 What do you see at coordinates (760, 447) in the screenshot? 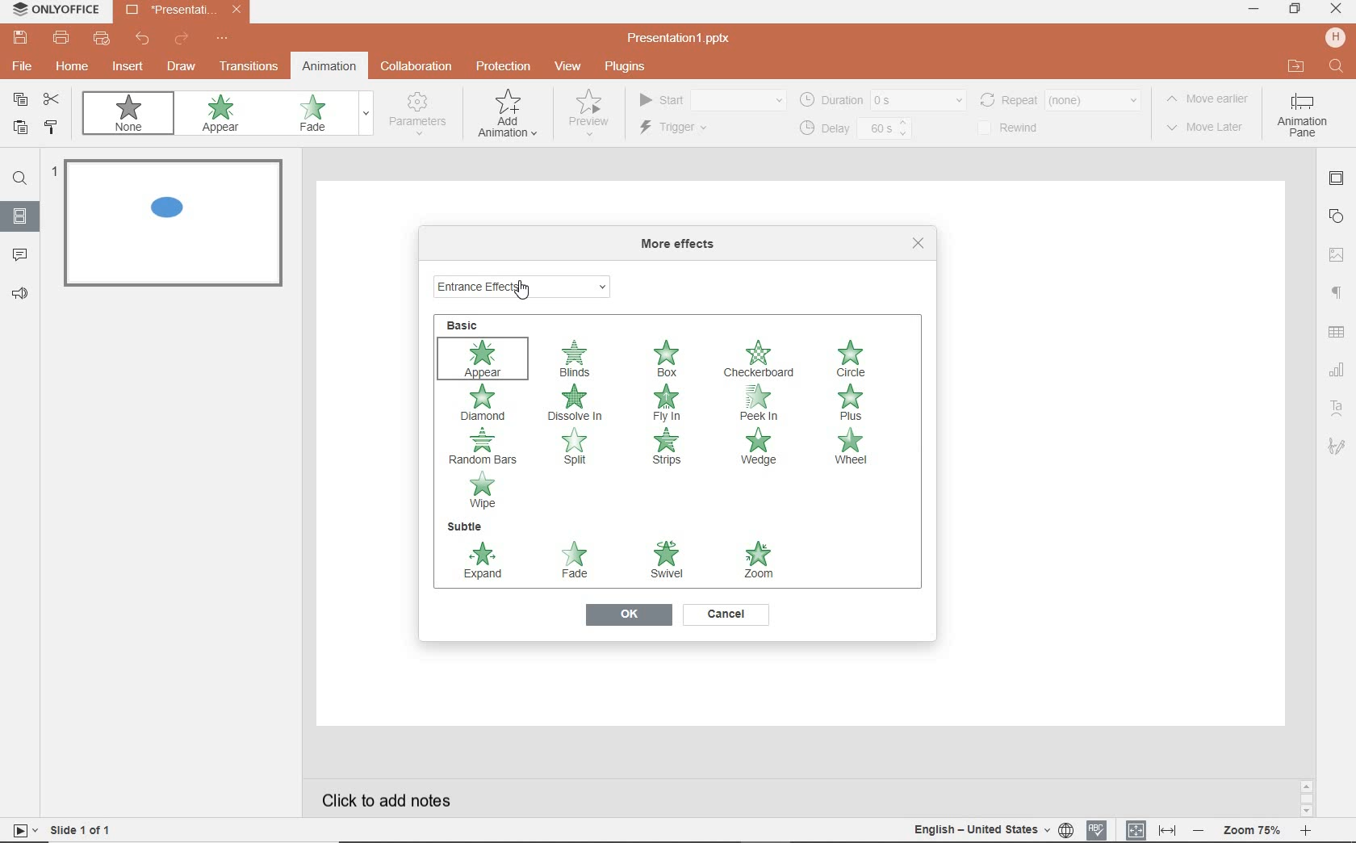
I see `WEDGE` at bounding box center [760, 447].